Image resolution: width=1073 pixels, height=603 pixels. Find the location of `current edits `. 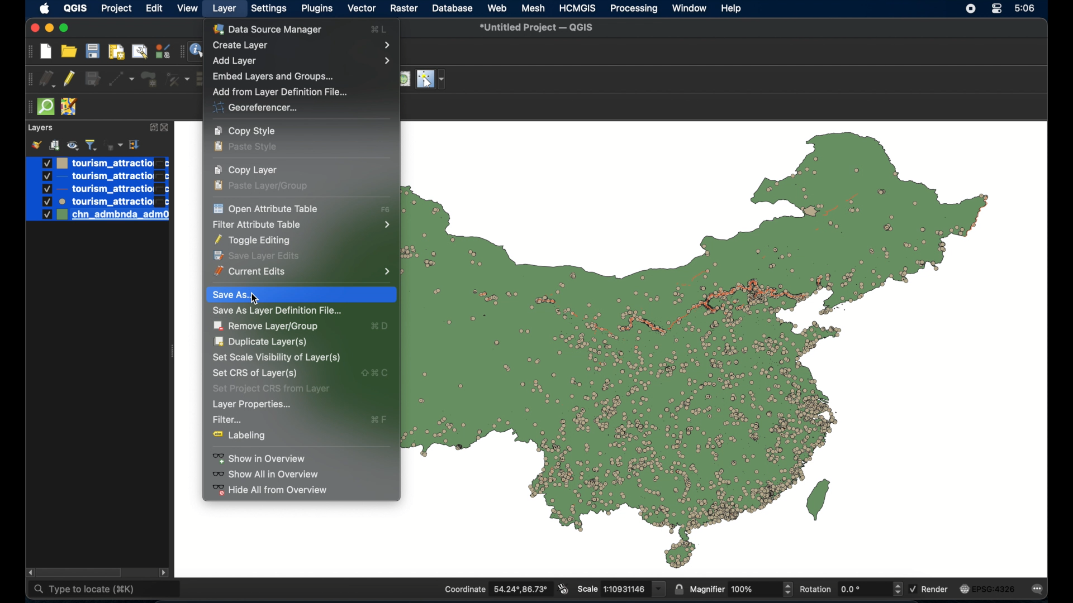

current edits  is located at coordinates (48, 79).